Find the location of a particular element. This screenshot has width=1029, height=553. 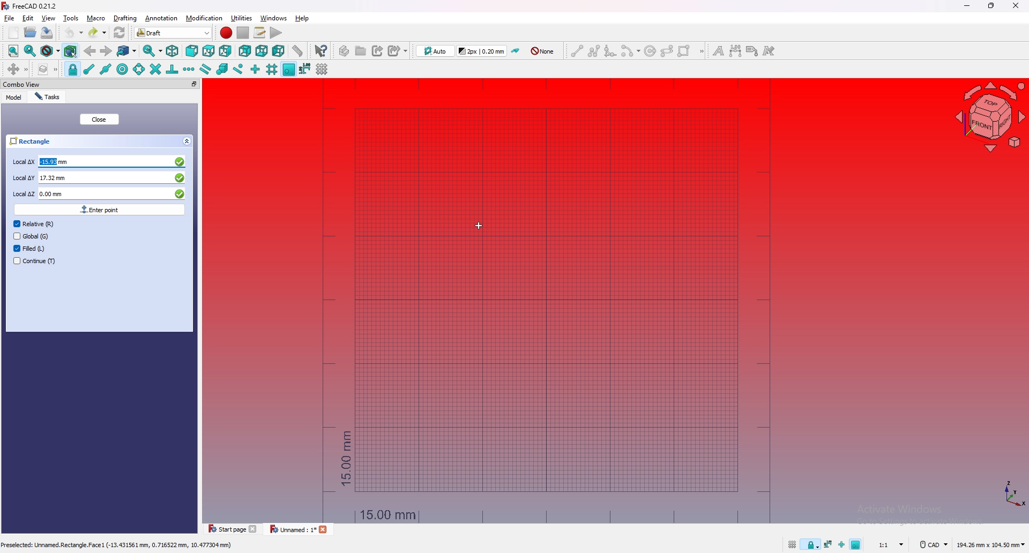

snap midpoint is located at coordinates (106, 69).